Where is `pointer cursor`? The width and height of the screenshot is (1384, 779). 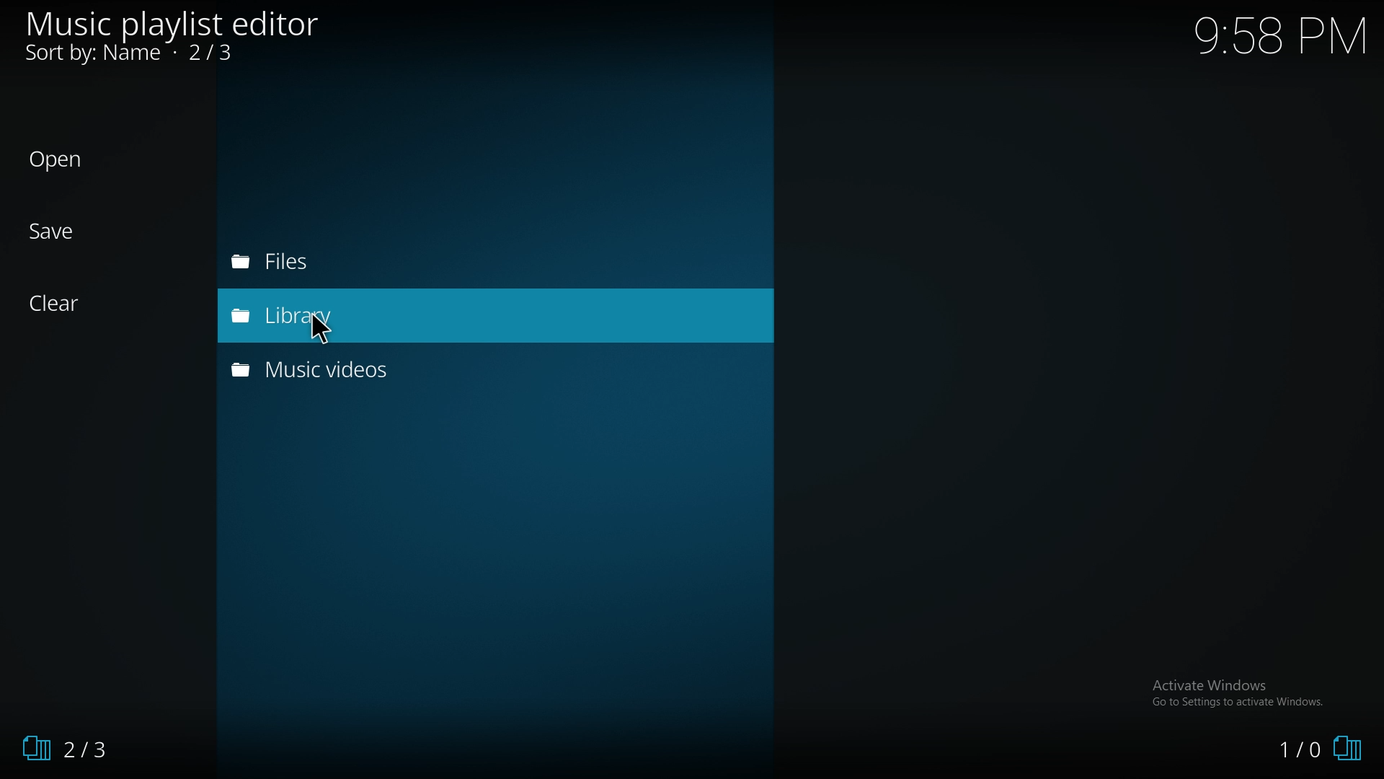 pointer cursor is located at coordinates (326, 327).